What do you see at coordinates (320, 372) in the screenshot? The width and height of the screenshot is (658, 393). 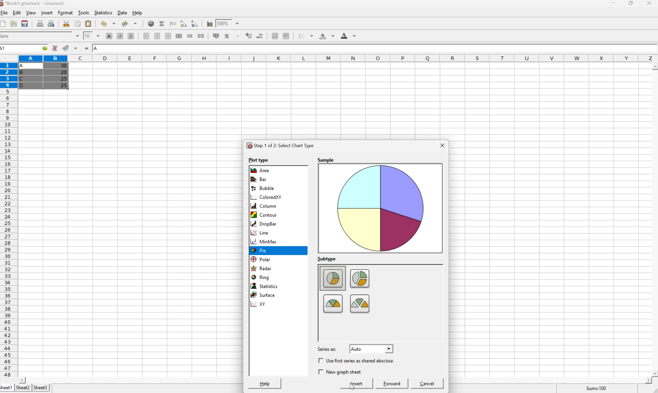 I see `Checkbox` at bounding box center [320, 372].